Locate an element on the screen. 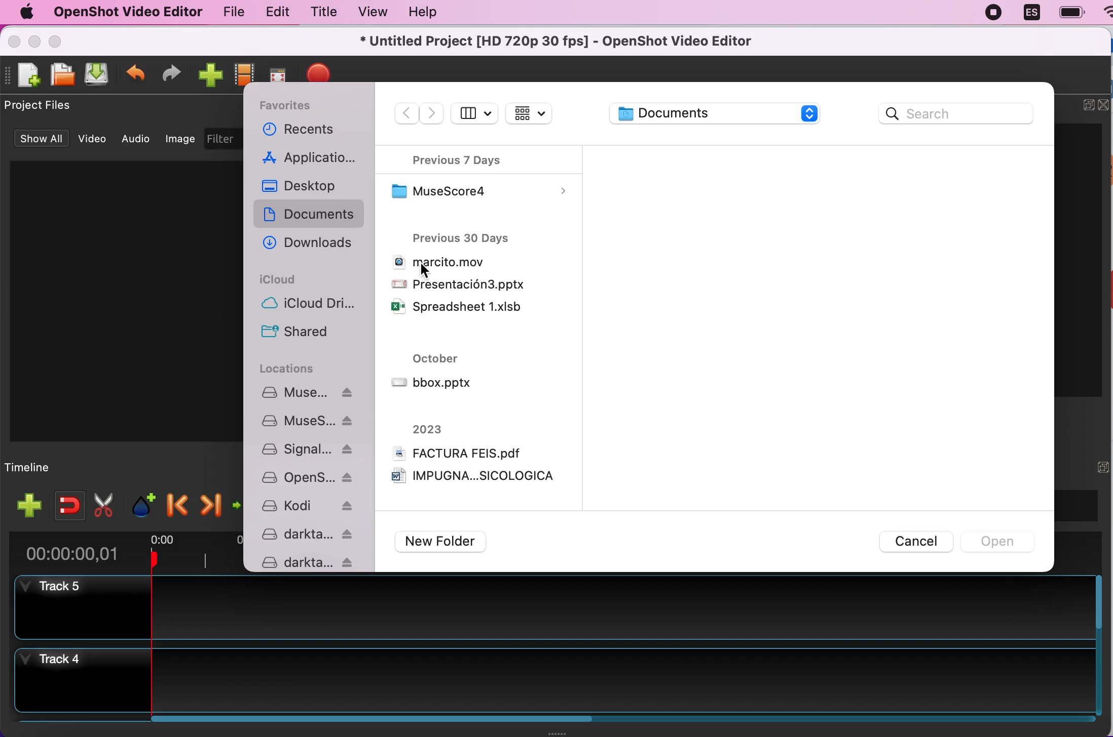 The height and width of the screenshot is (737, 1113). show side bar is located at coordinates (474, 114).